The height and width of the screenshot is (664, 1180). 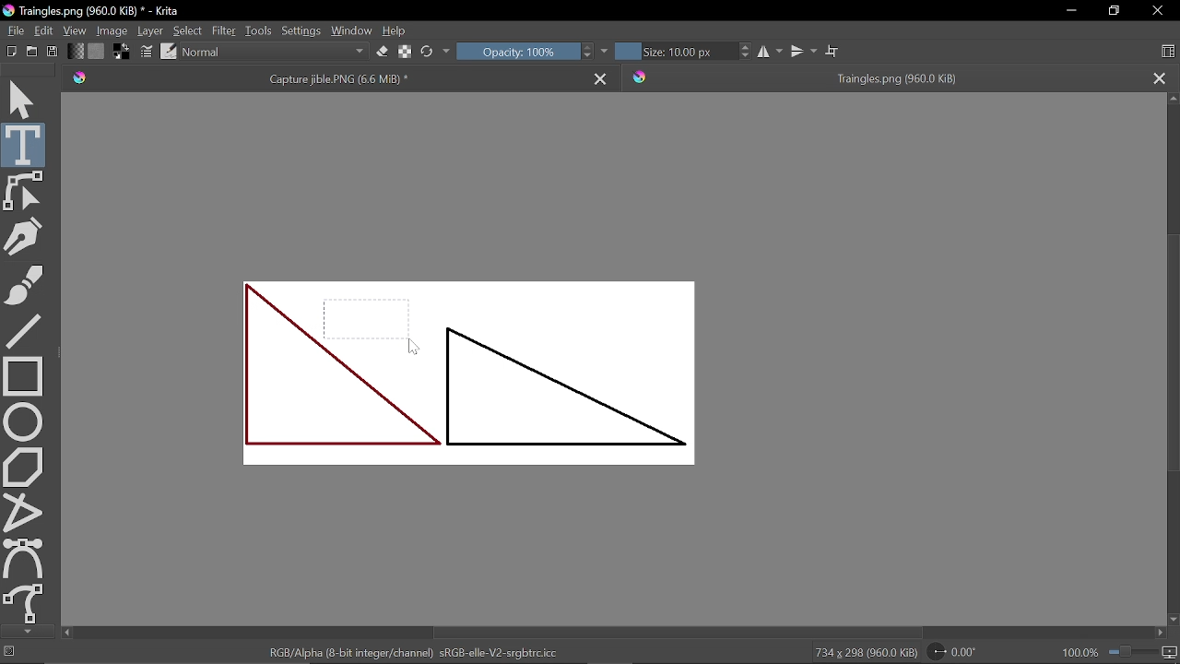 I want to click on Freehand brush tool, so click(x=24, y=282).